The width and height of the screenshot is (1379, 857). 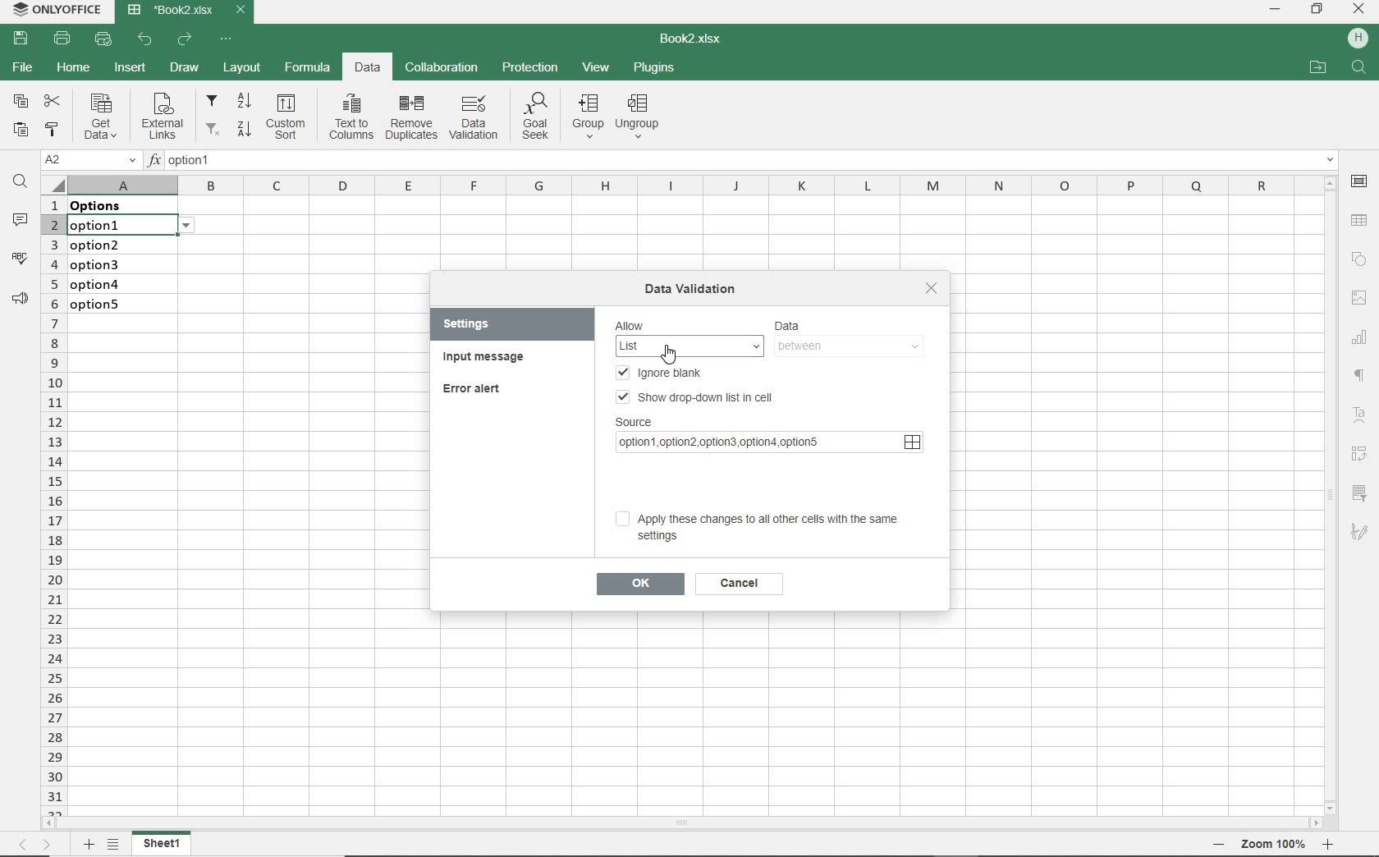 What do you see at coordinates (1360, 8) in the screenshot?
I see `CLOSE` at bounding box center [1360, 8].